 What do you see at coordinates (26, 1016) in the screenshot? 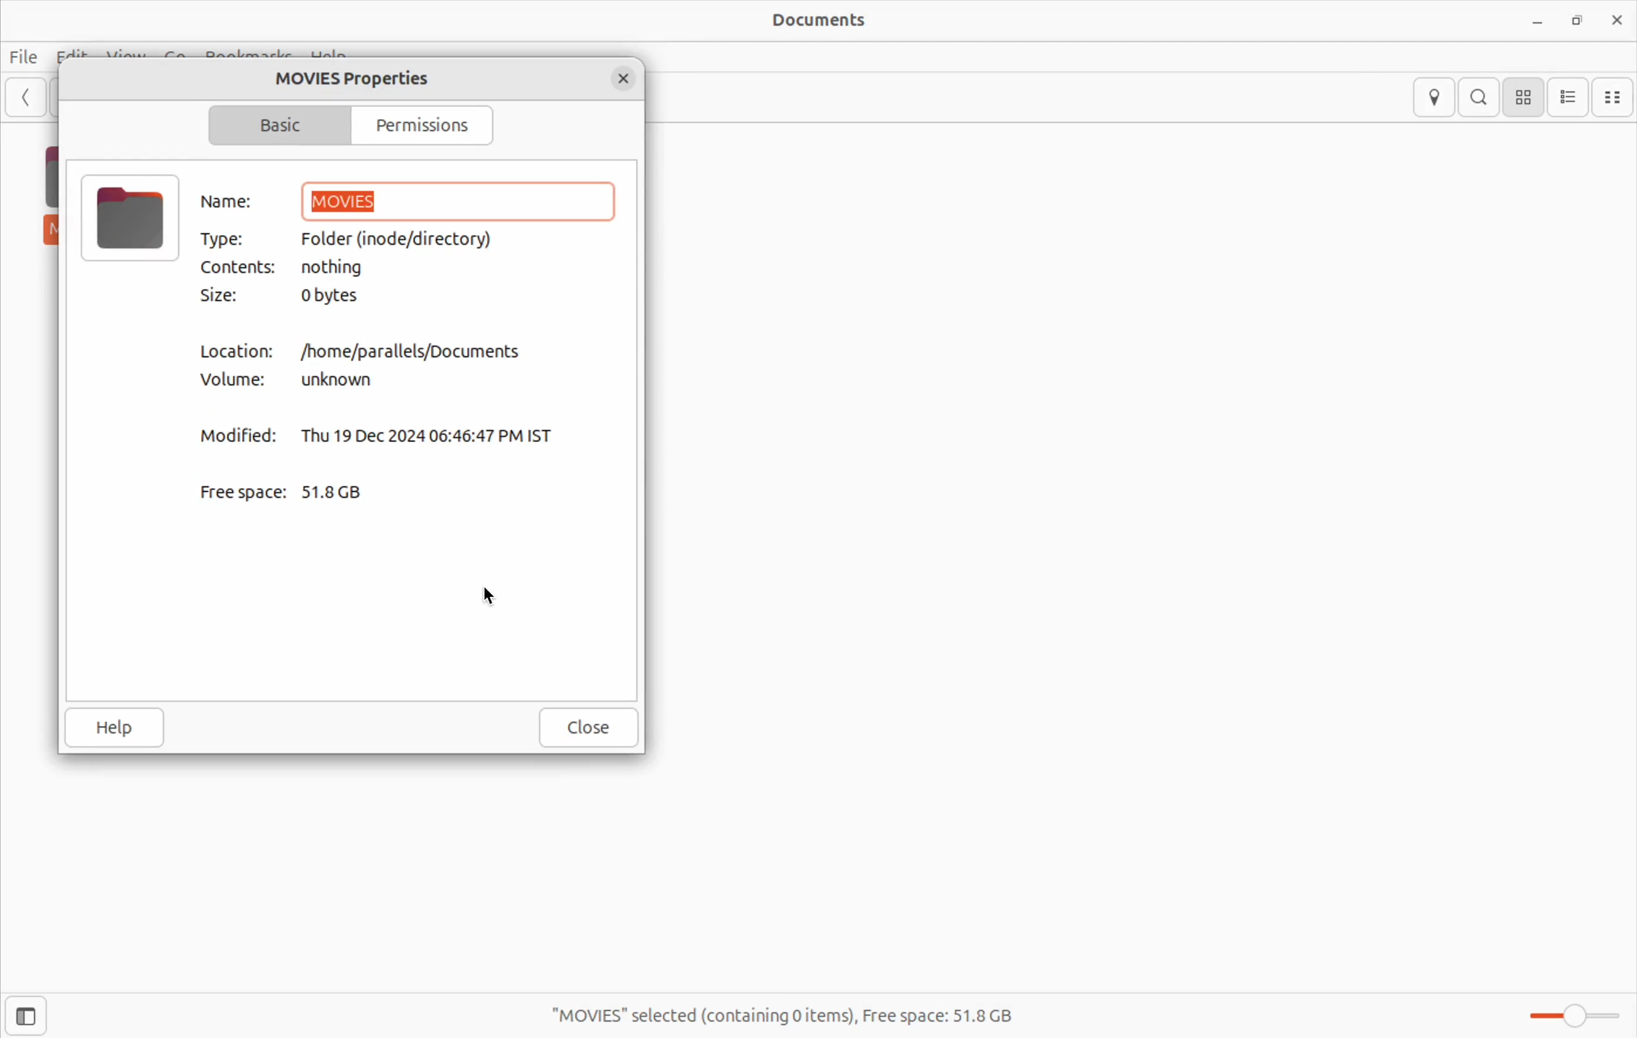
I see `show side bar` at bounding box center [26, 1016].